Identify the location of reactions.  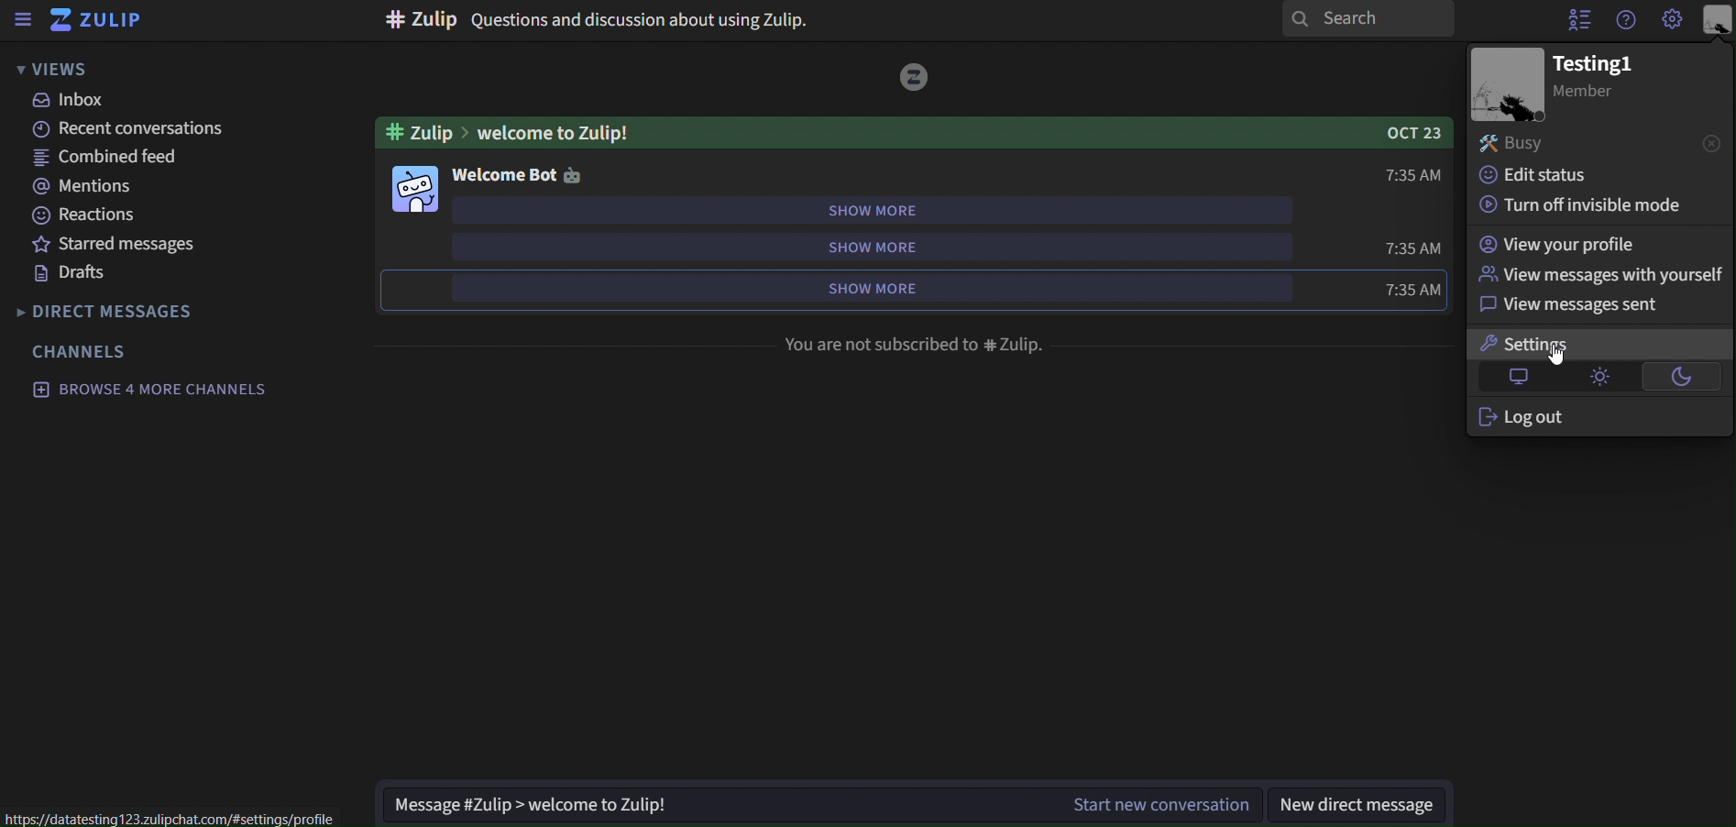
(93, 215).